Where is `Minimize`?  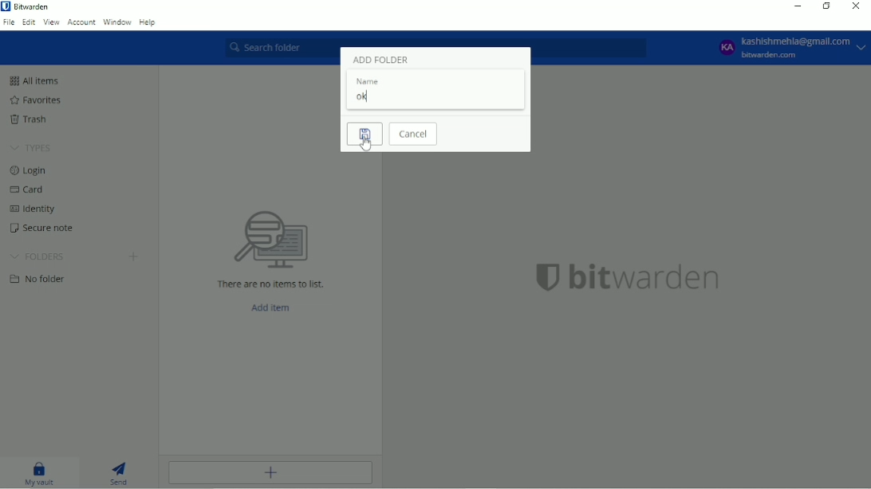
Minimize is located at coordinates (797, 6).